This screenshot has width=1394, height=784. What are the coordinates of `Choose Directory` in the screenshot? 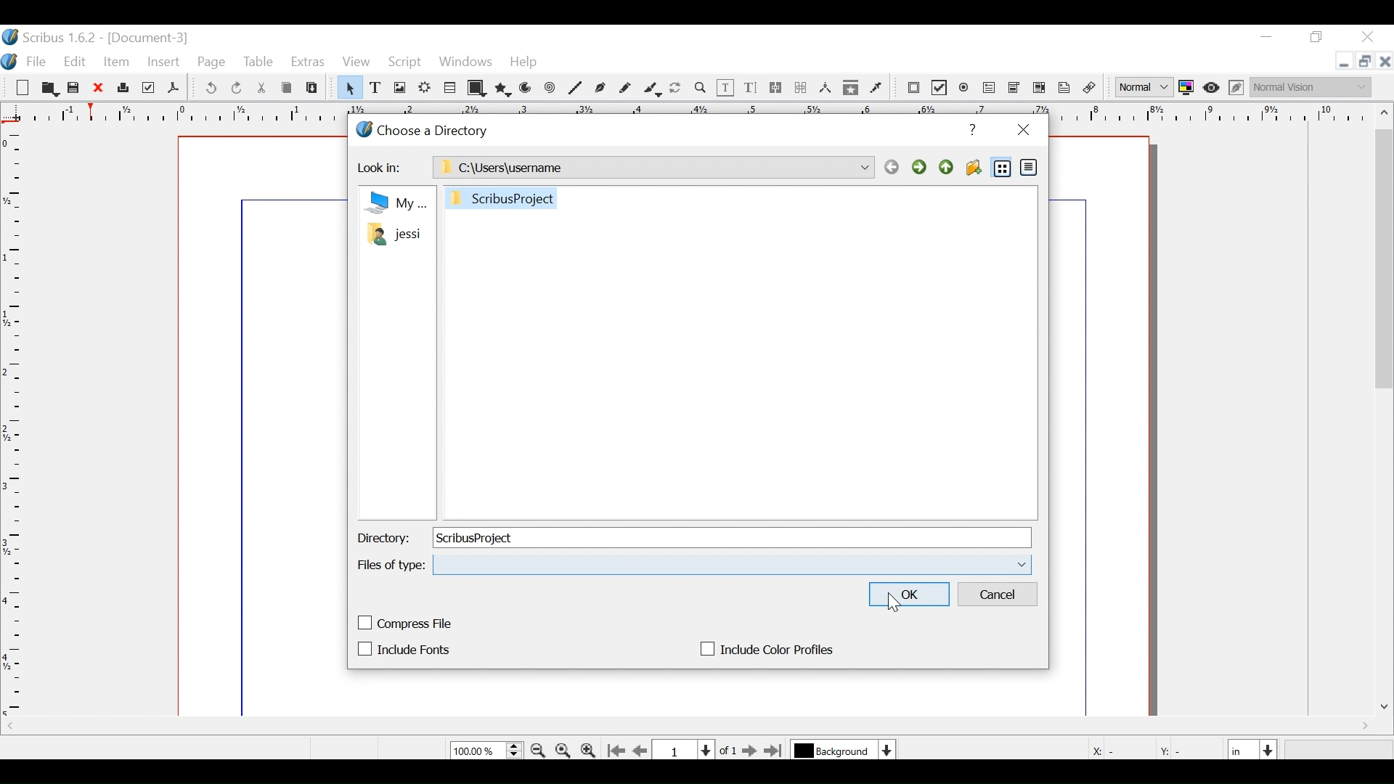 It's located at (425, 128).